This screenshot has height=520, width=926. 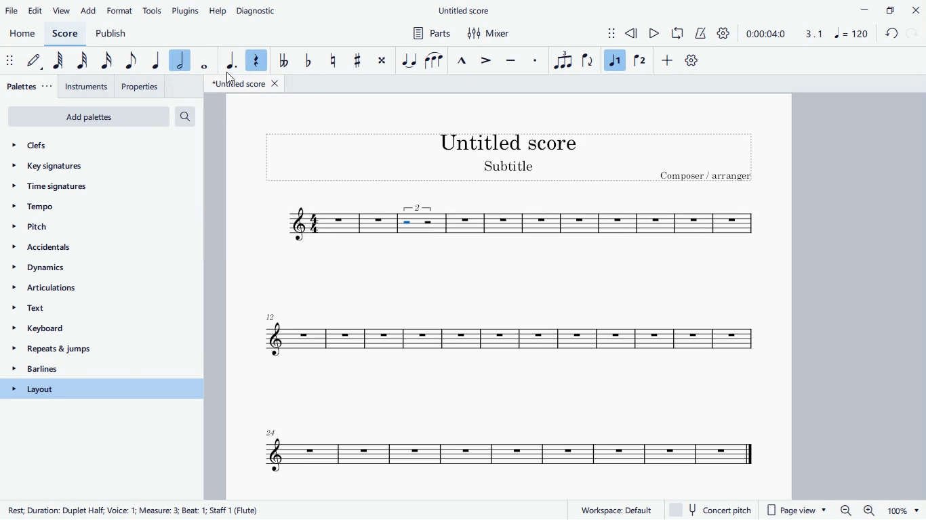 I want to click on score, so click(x=67, y=33).